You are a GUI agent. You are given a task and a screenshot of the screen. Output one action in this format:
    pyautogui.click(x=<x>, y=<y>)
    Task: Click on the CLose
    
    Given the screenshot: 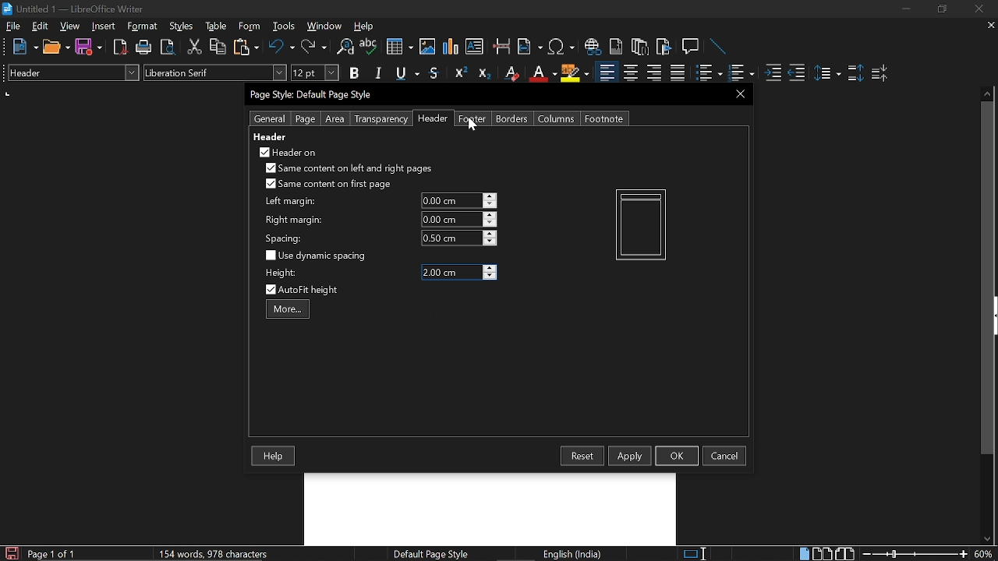 What is the action you would take?
    pyautogui.click(x=738, y=93)
    